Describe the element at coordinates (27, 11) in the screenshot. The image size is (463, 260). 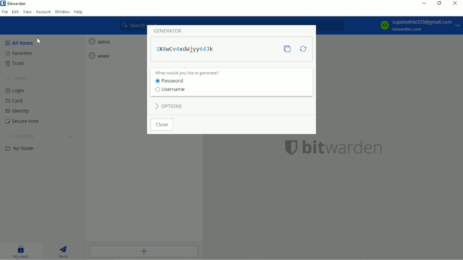
I see `View` at that location.